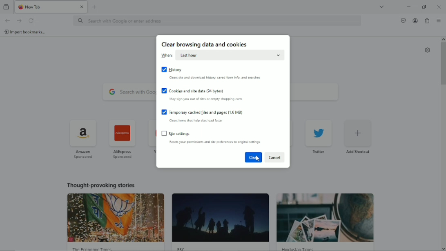 Image resolution: width=446 pixels, height=251 pixels. I want to click on close, so click(82, 7).